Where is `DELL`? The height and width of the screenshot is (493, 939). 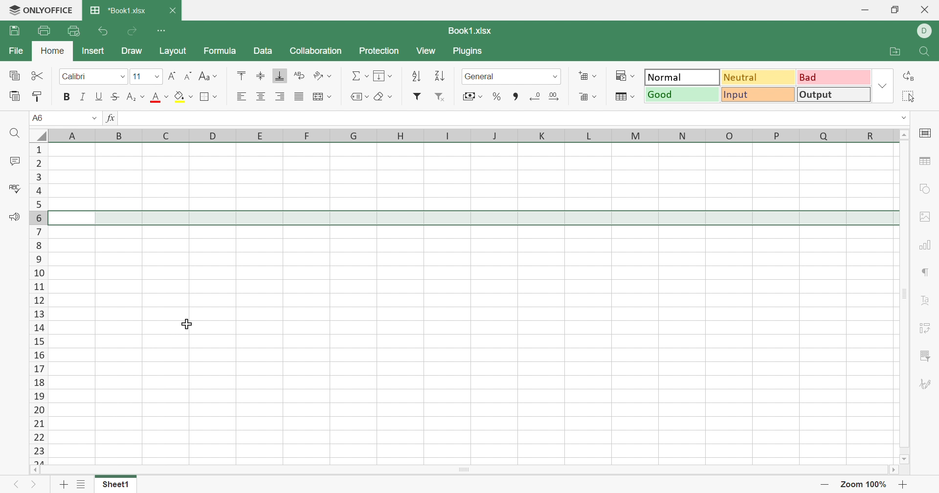
DELL is located at coordinates (926, 31).